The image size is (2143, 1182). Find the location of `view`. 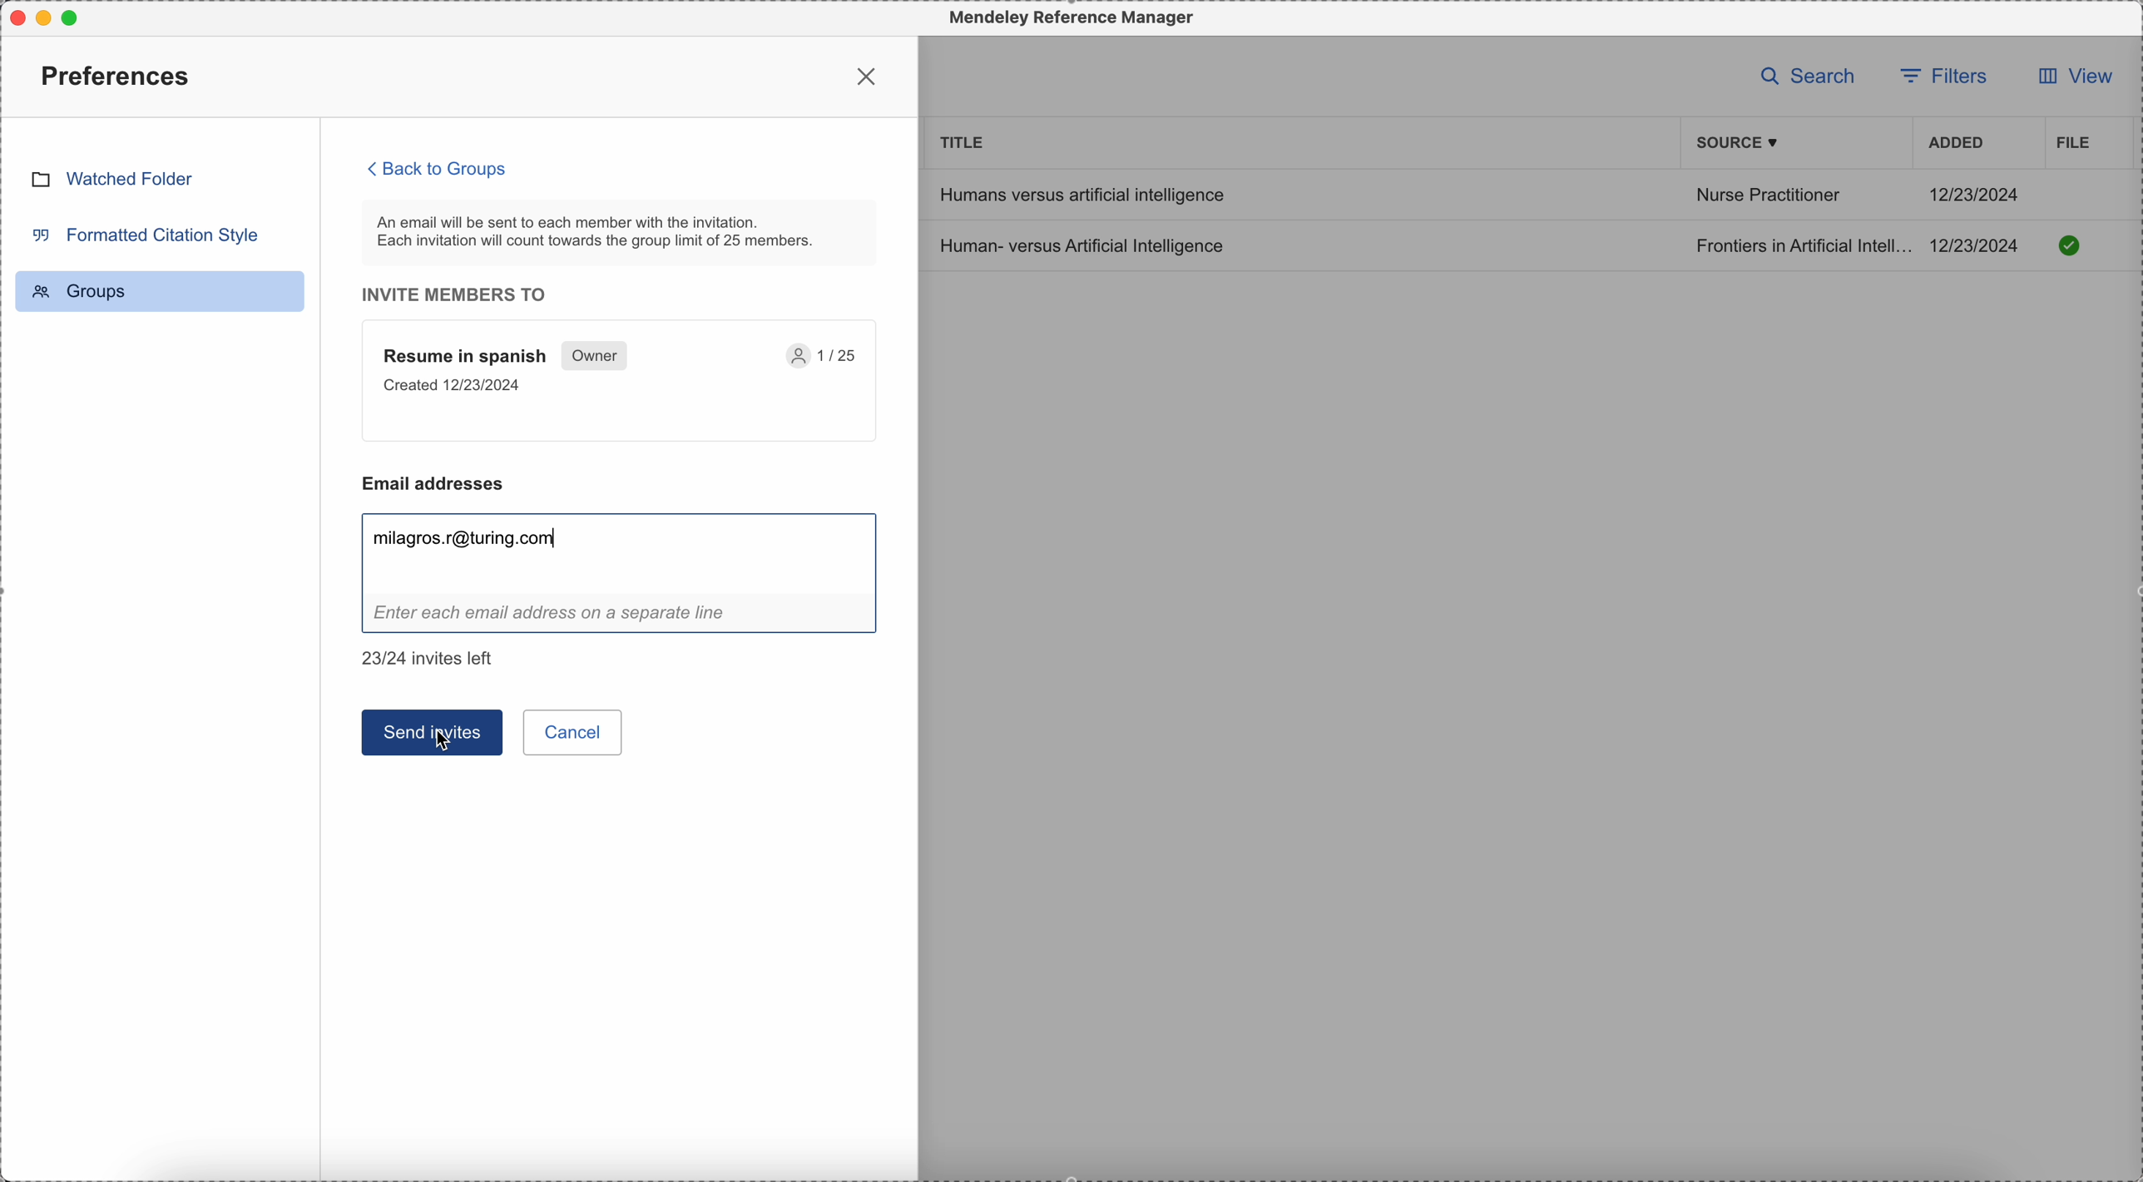

view is located at coordinates (2069, 81).